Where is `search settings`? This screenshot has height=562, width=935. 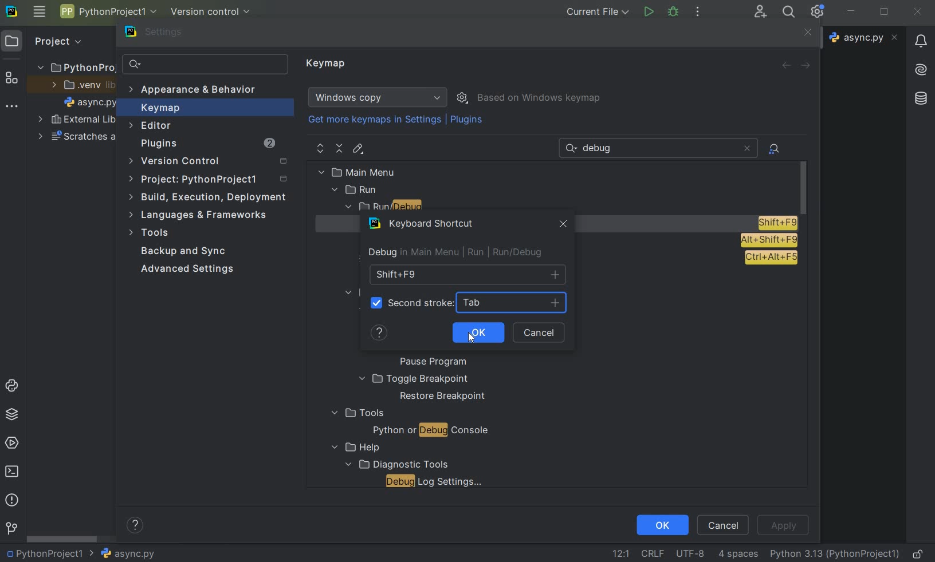 search settings is located at coordinates (206, 65).